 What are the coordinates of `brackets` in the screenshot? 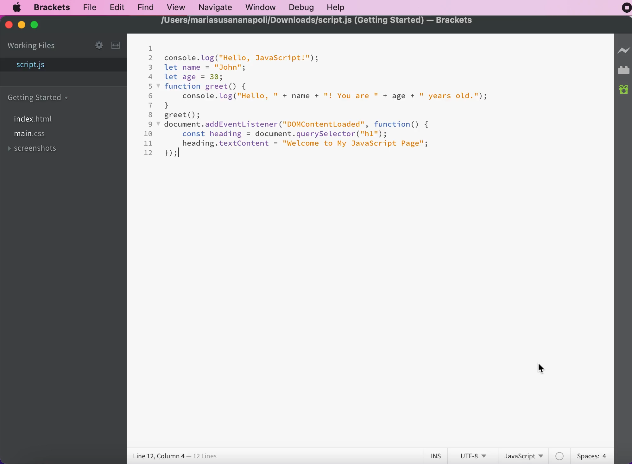 It's located at (49, 7).